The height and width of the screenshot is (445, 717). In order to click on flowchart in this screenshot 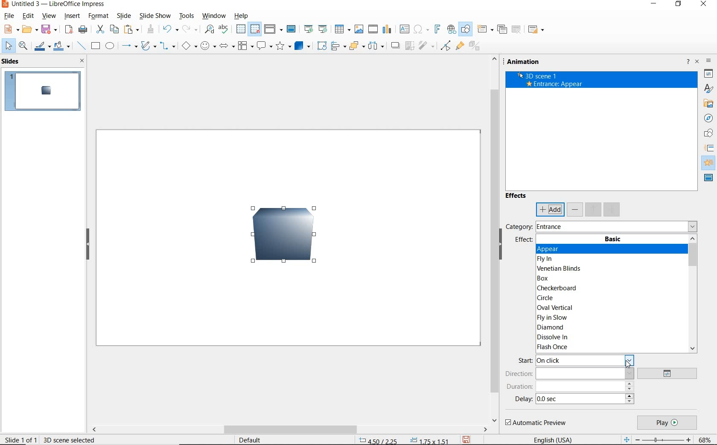, I will do `click(245, 46)`.